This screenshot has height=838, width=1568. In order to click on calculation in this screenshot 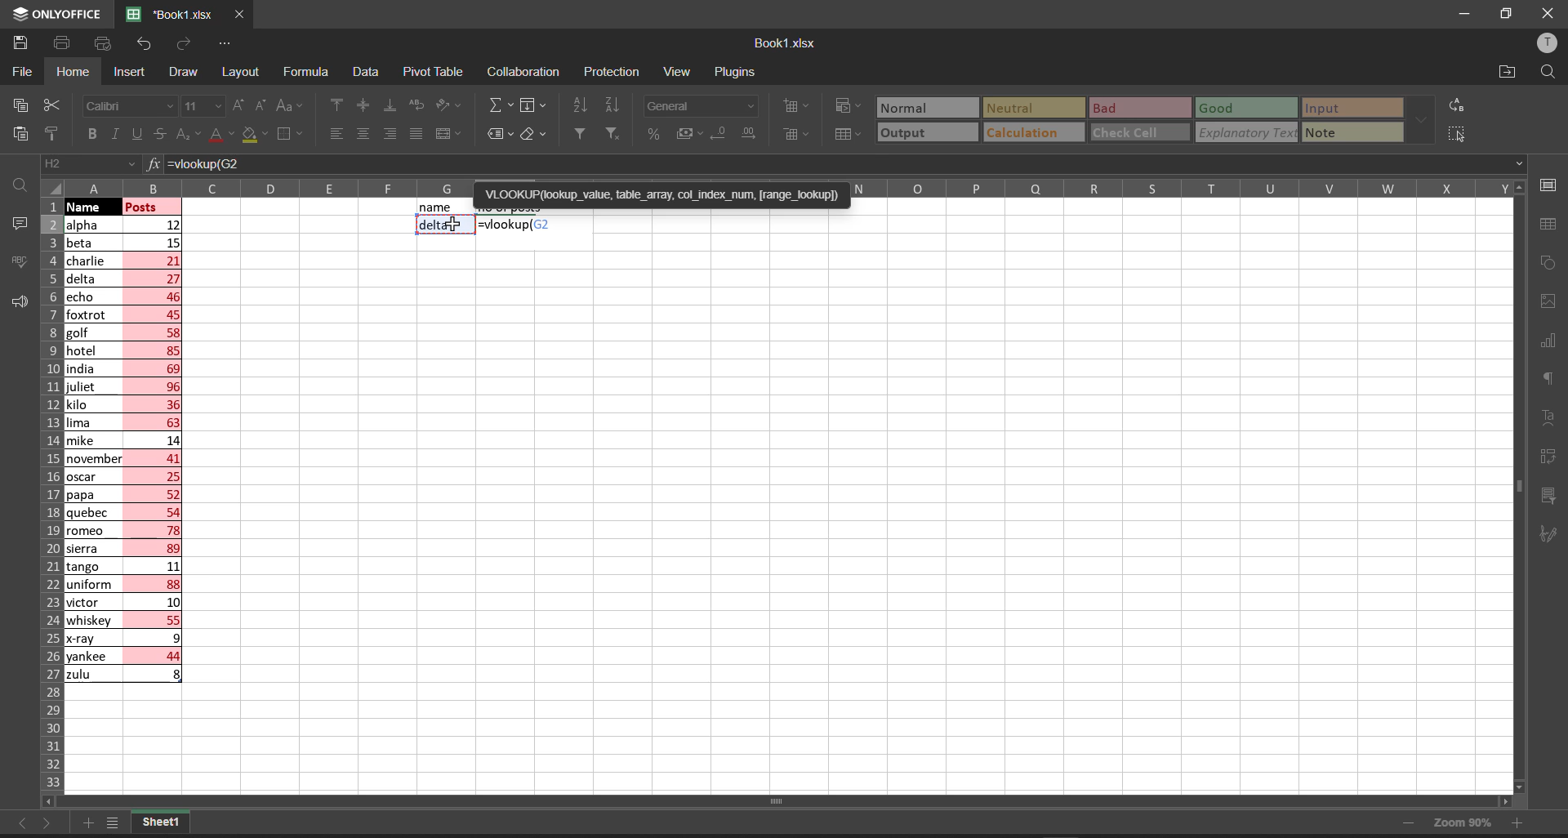, I will do `click(1030, 132)`.